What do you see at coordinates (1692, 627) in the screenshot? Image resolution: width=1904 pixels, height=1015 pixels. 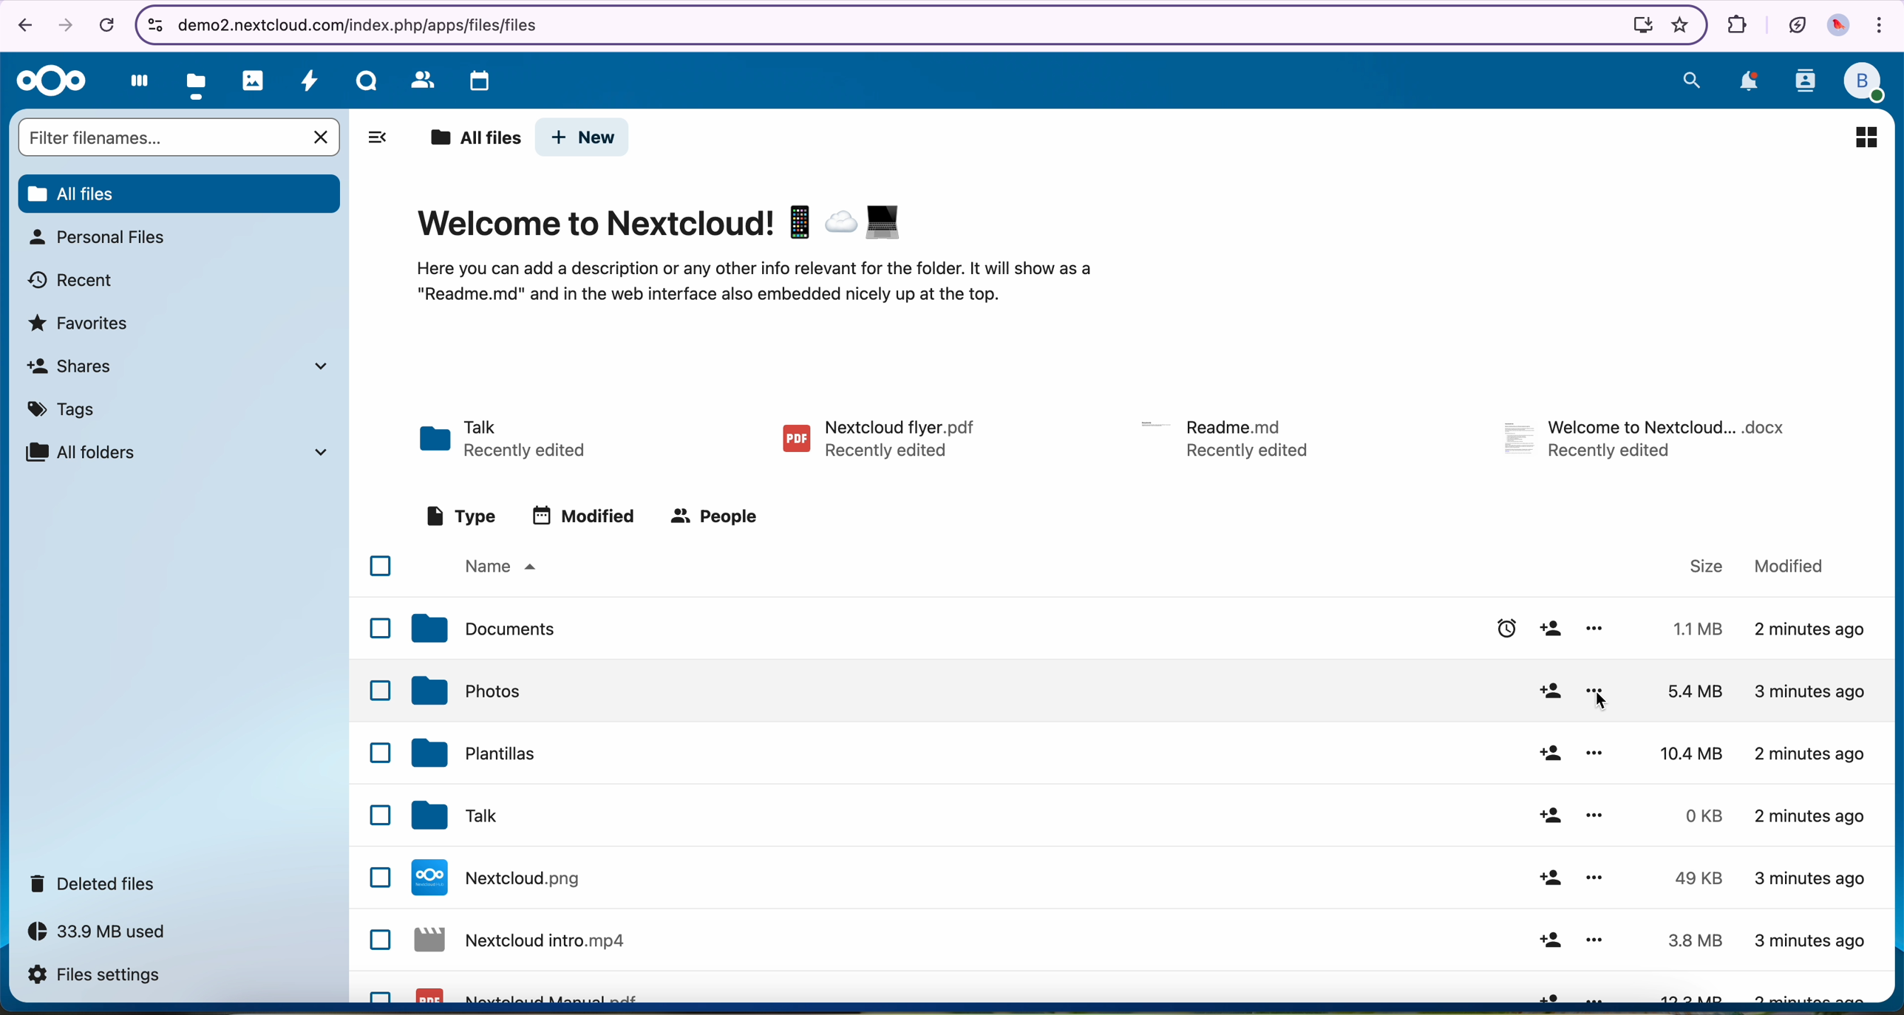 I see `1.1` at bounding box center [1692, 627].